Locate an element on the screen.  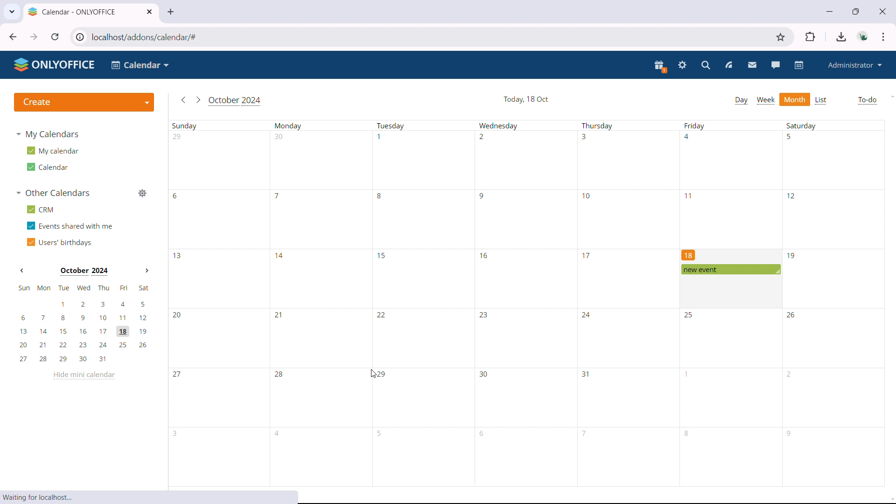
minimize is located at coordinates (828, 10).